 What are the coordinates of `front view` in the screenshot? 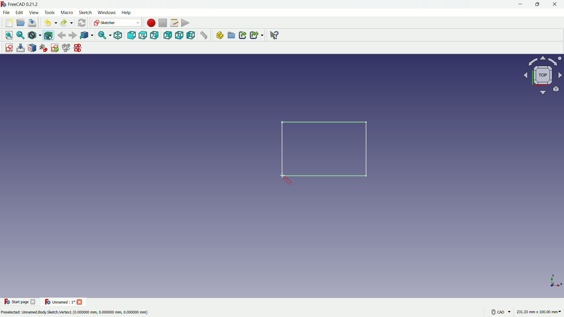 It's located at (131, 35).